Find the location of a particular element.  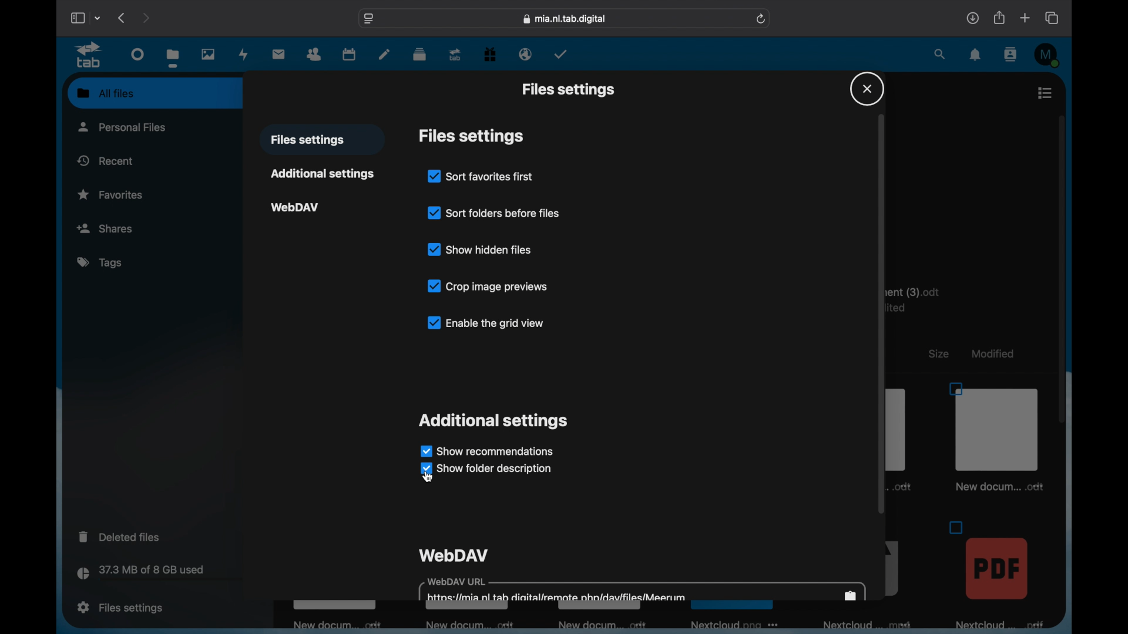

tasks is located at coordinates (560, 54).